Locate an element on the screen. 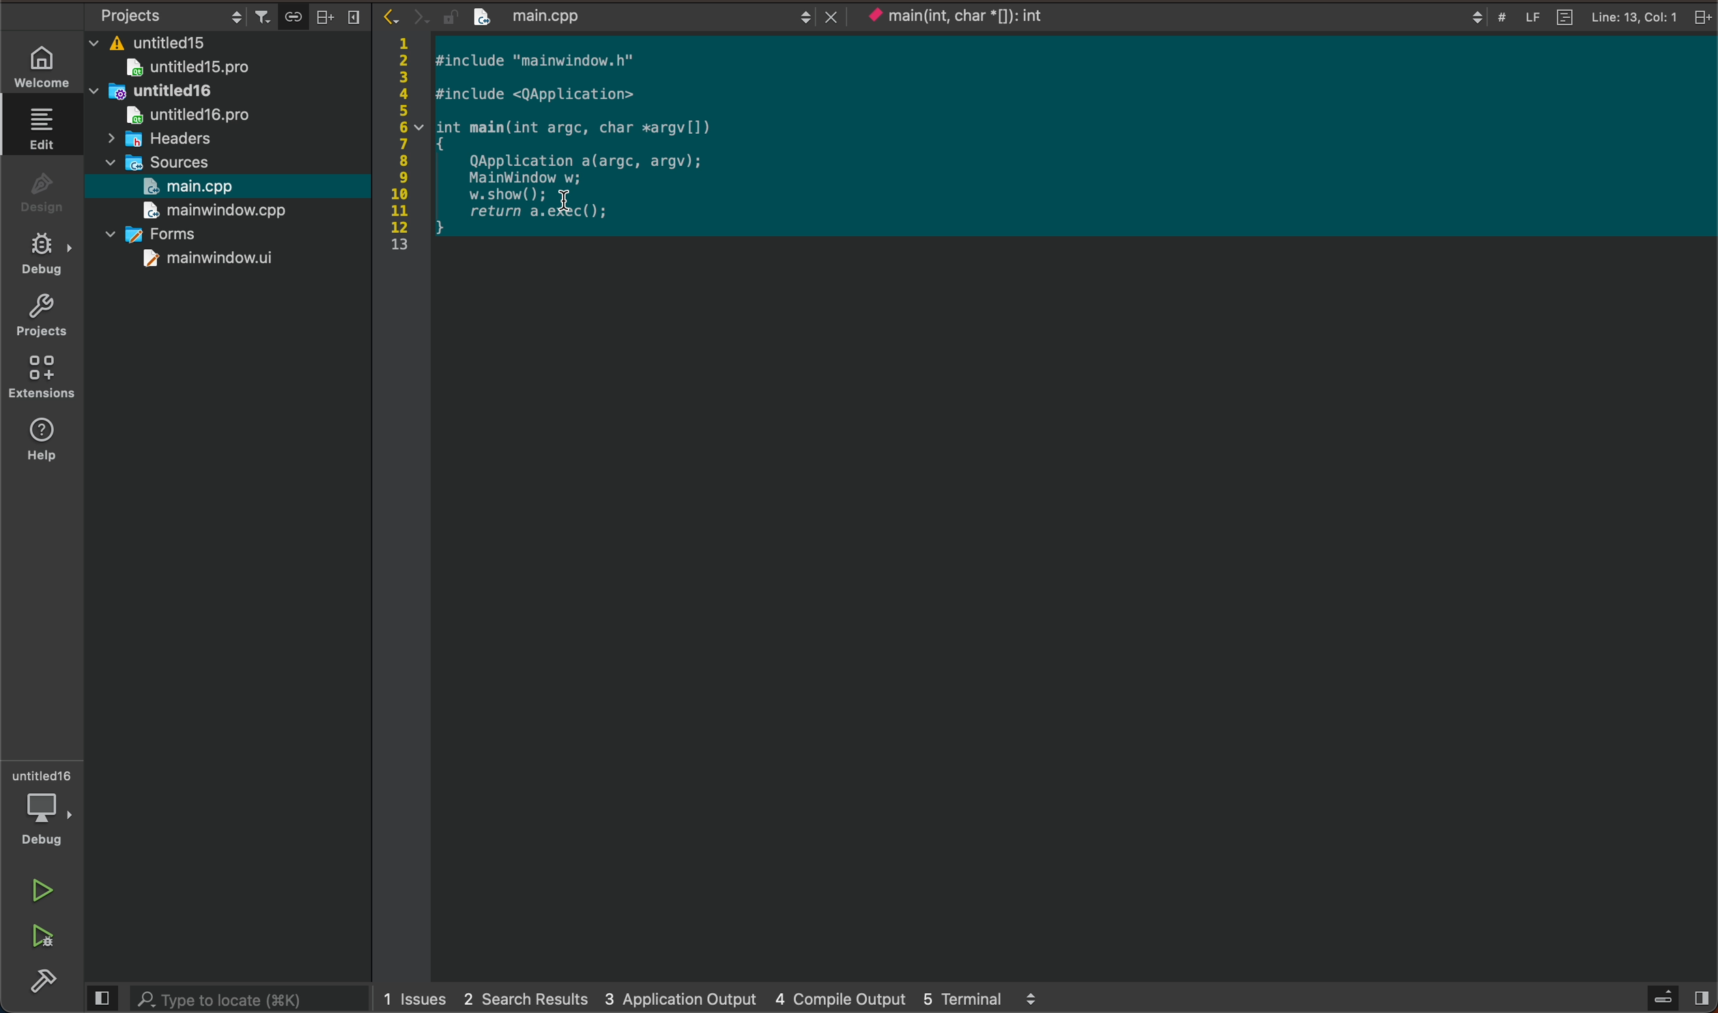 This screenshot has height=1013, width=1718. selected file is located at coordinates (224, 187).